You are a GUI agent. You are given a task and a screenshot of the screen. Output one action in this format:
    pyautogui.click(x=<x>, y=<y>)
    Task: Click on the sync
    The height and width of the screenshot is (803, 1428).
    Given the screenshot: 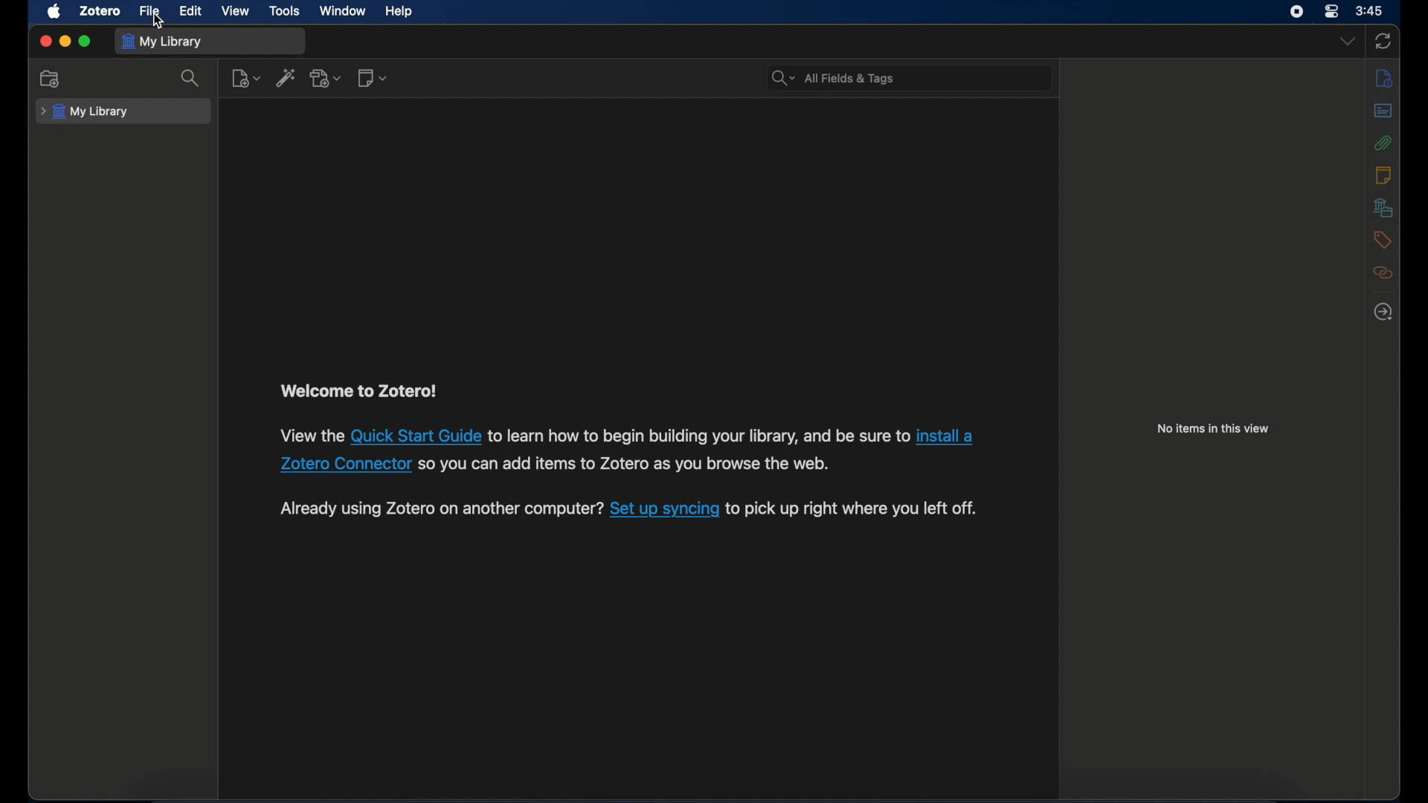 What is the action you would take?
    pyautogui.click(x=1383, y=40)
    